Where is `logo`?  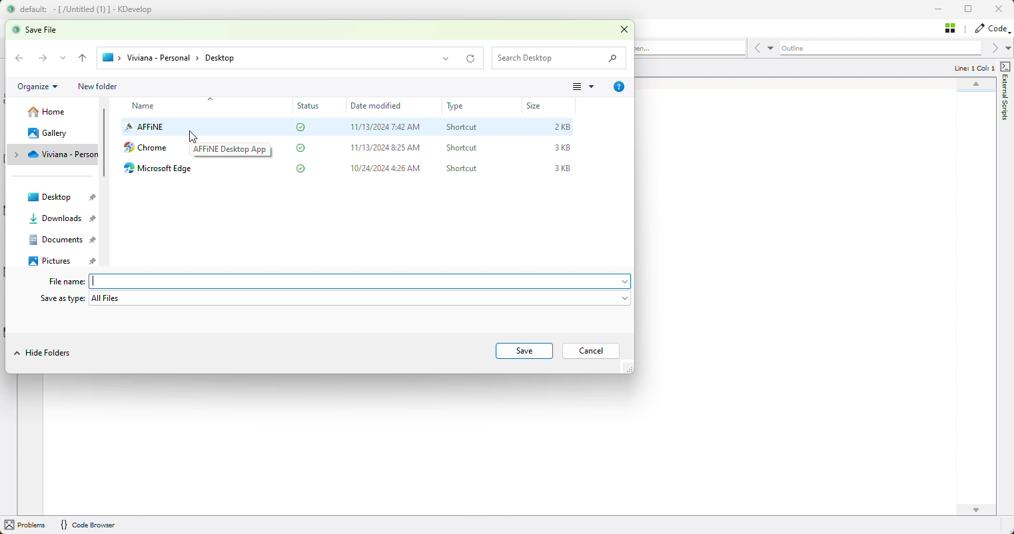
logo is located at coordinates (9, 10).